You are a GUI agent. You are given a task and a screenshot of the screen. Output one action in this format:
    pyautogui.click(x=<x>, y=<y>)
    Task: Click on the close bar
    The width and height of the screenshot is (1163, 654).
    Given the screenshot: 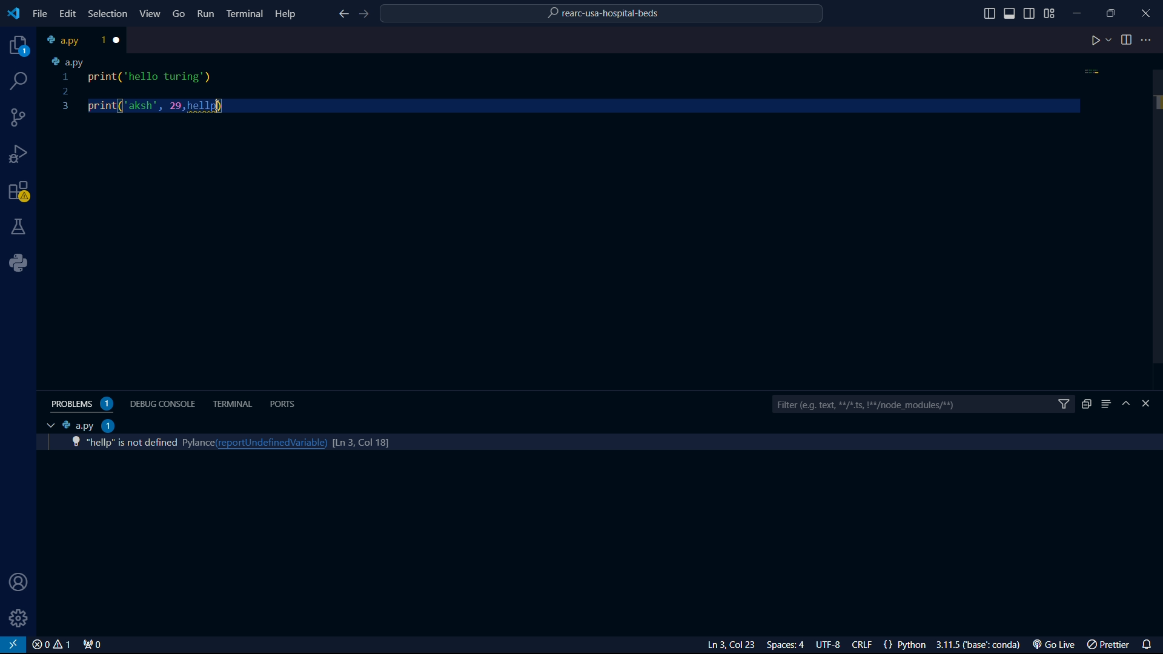 What is the action you would take?
    pyautogui.click(x=1151, y=404)
    